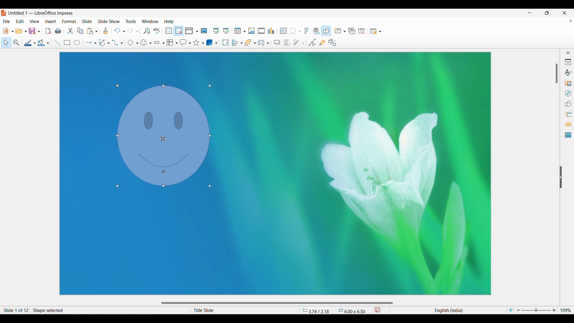 The width and height of the screenshot is (574, 323). What do you see at coordinates (58, 31) in the screenshot?
I see `Print` at bounding box center [58, 31].